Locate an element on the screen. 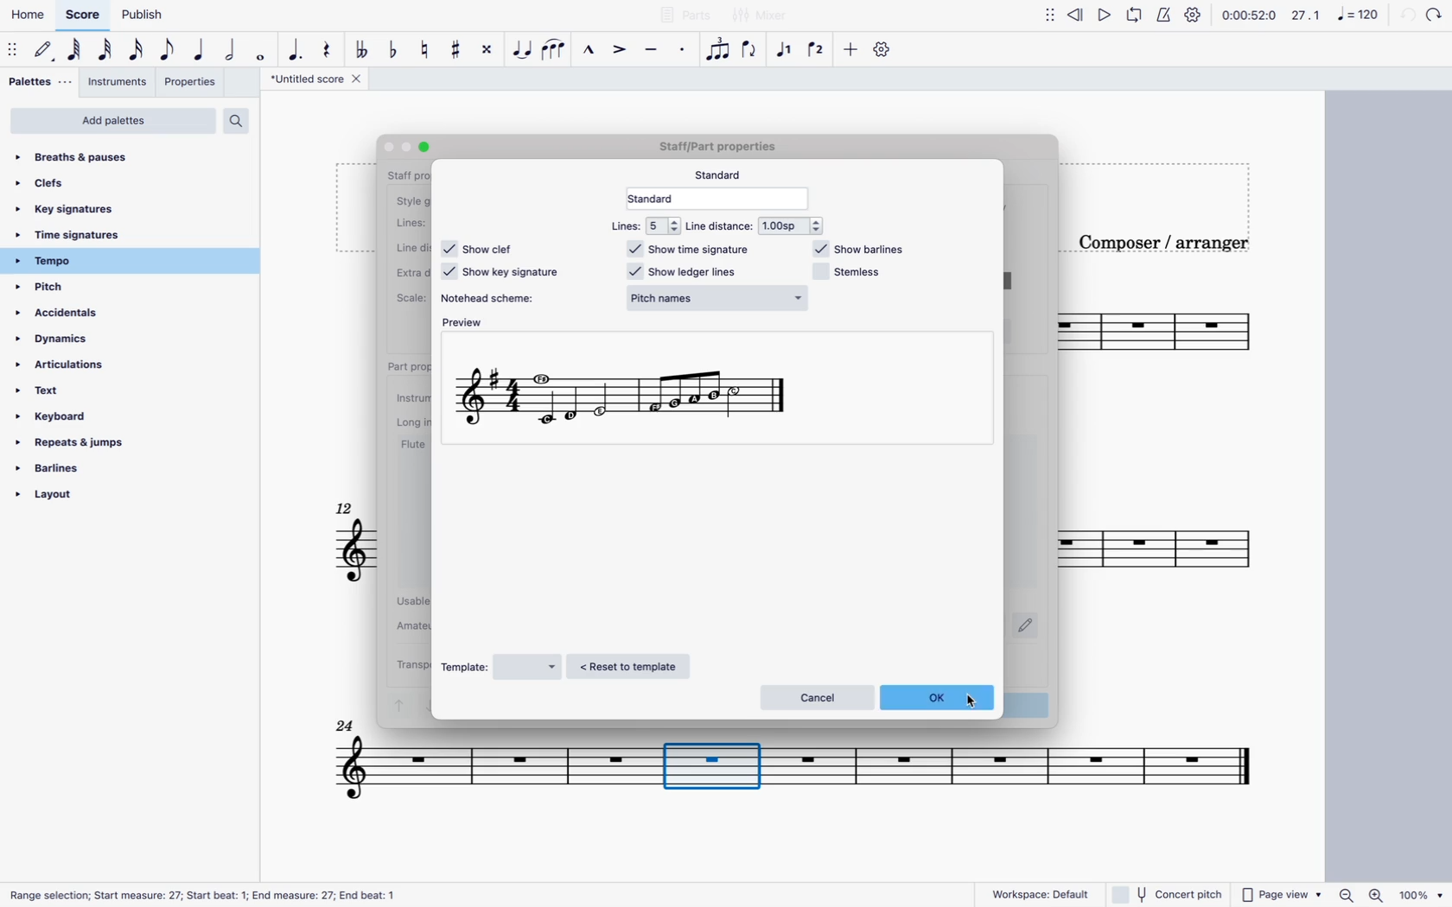 The image size is (1452, 907). stemless is located at coordinates (849, 273).